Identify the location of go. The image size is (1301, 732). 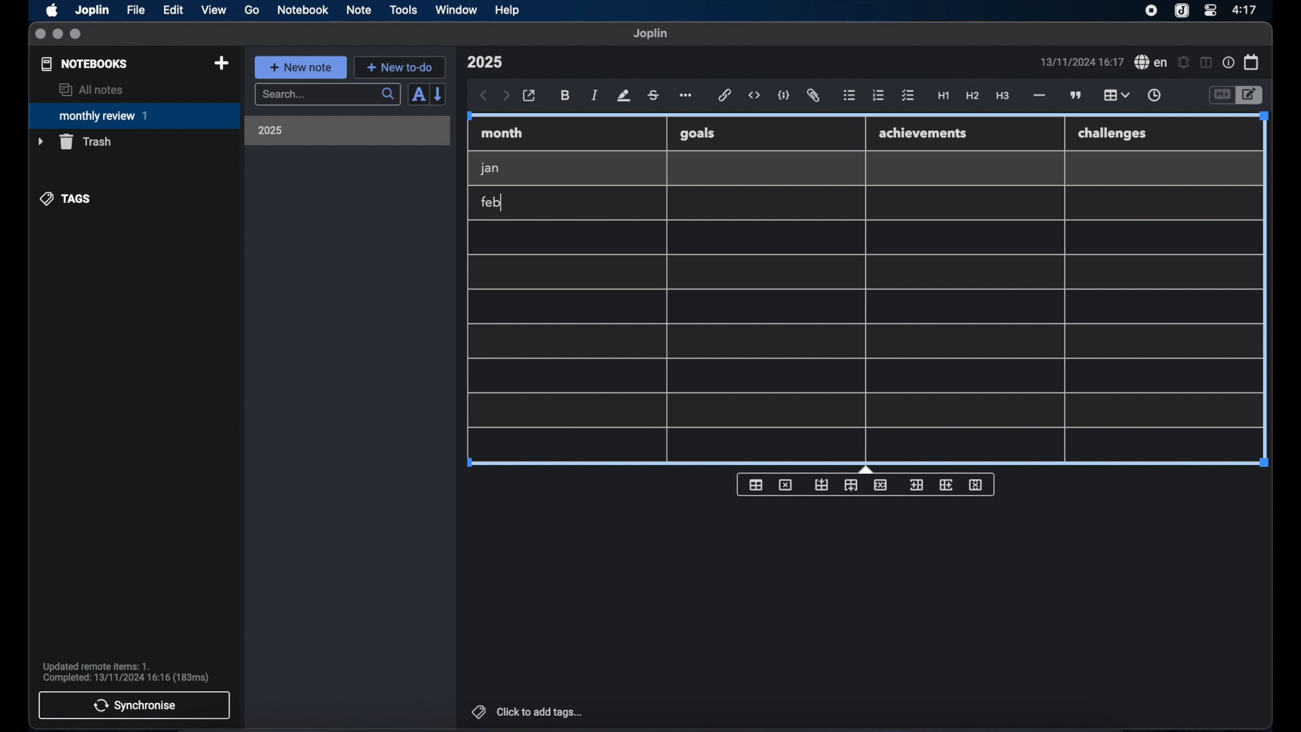
(252, 9).